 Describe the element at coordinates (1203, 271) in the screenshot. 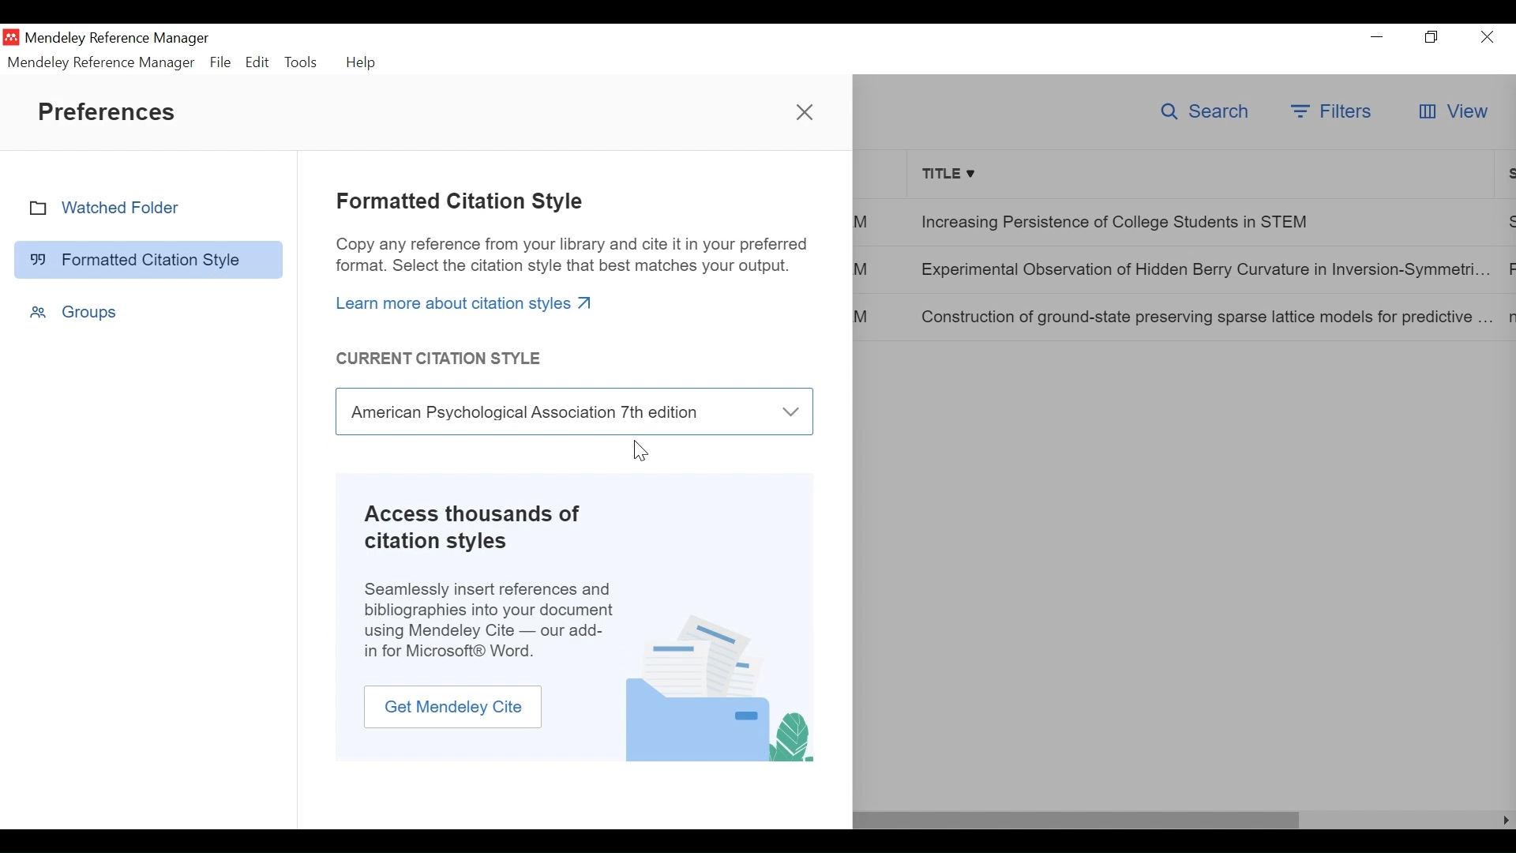

I see `Experimental Observation of Hidden Berry Curvature in Inversion-Symmetri` at that location.